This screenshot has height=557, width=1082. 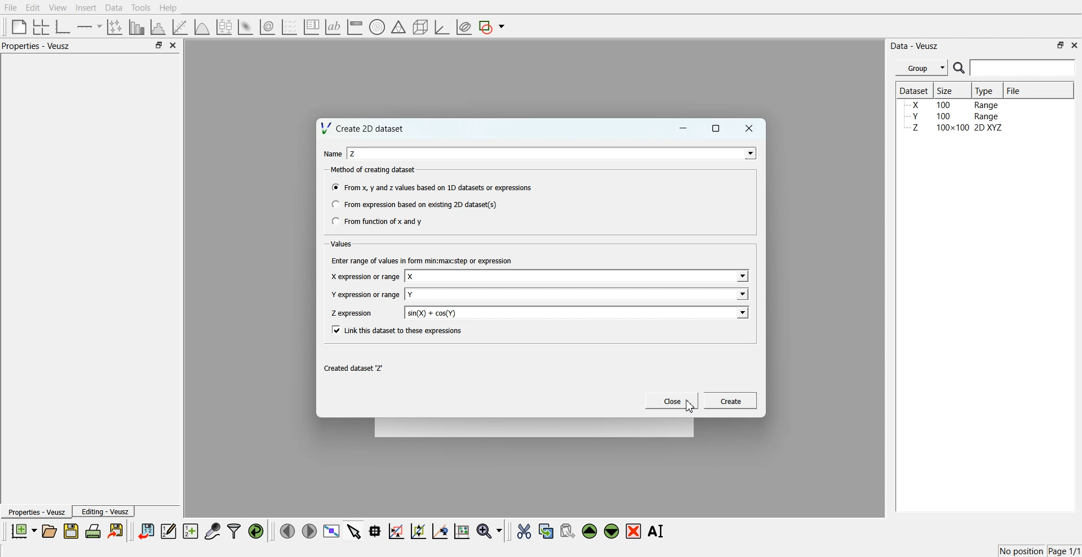 I want to click on Base Graph, so click(x=63, y=27).